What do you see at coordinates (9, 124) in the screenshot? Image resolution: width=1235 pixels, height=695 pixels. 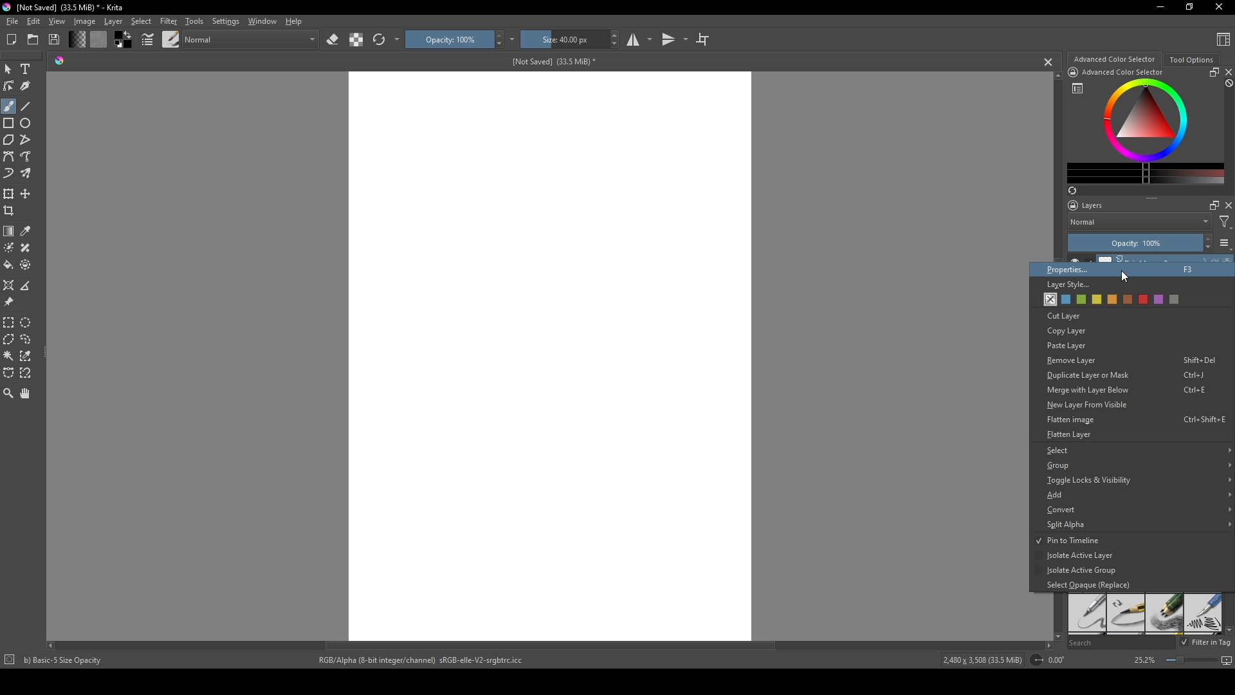 I see `rectangle` at bounding box center [9, 124].